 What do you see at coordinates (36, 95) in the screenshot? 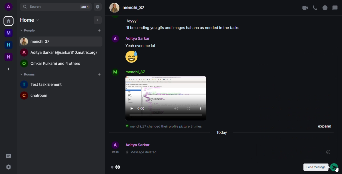
I see `chatroom` at bounding box center [36, 95].